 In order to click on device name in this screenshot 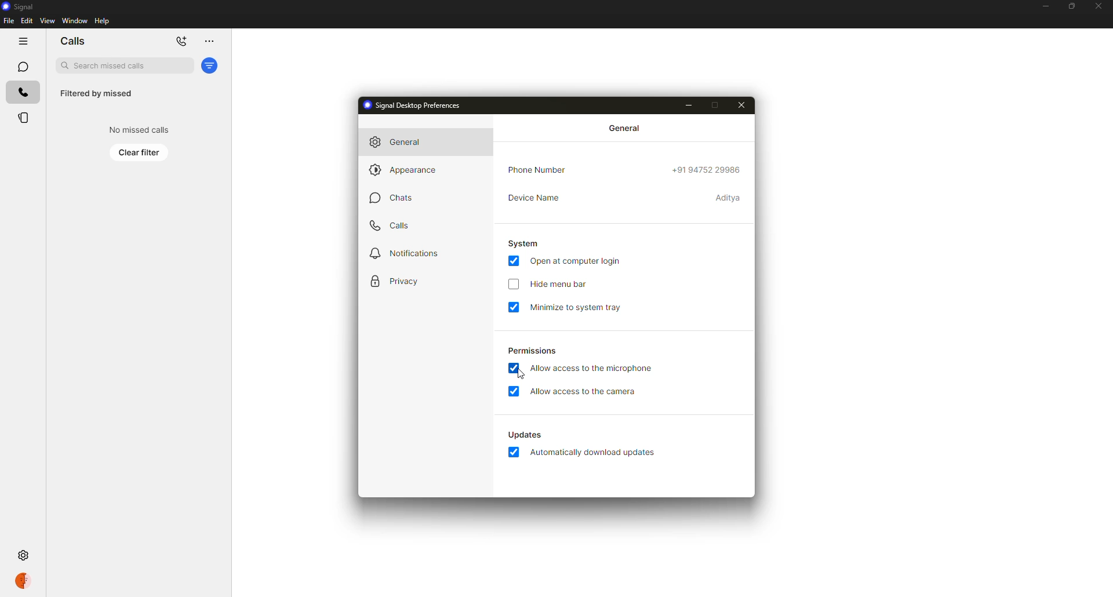, I will do `click(534, 199)`.